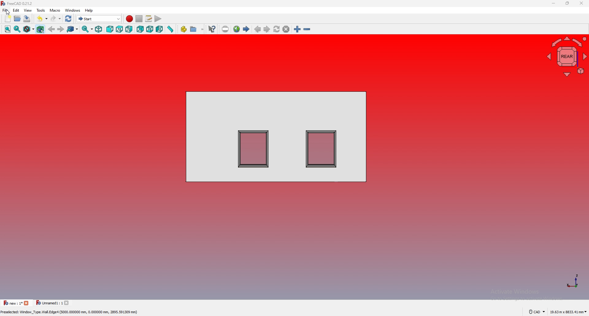 The image size is (589, 316). I want to click on make group, so click(197, 29).